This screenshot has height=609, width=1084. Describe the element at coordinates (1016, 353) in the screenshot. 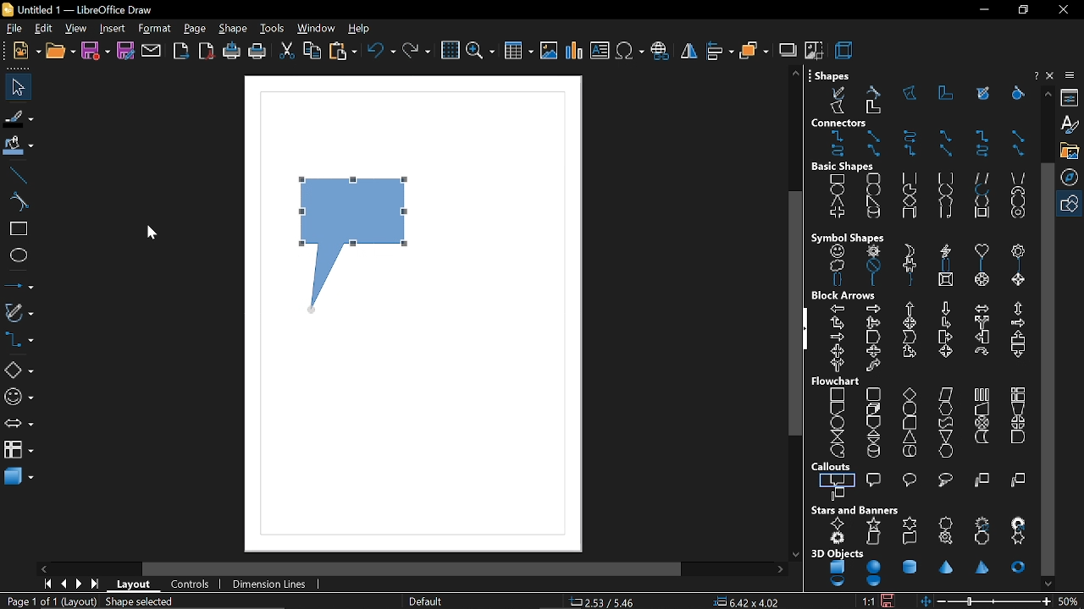

I see `down arrow callout` at that location.